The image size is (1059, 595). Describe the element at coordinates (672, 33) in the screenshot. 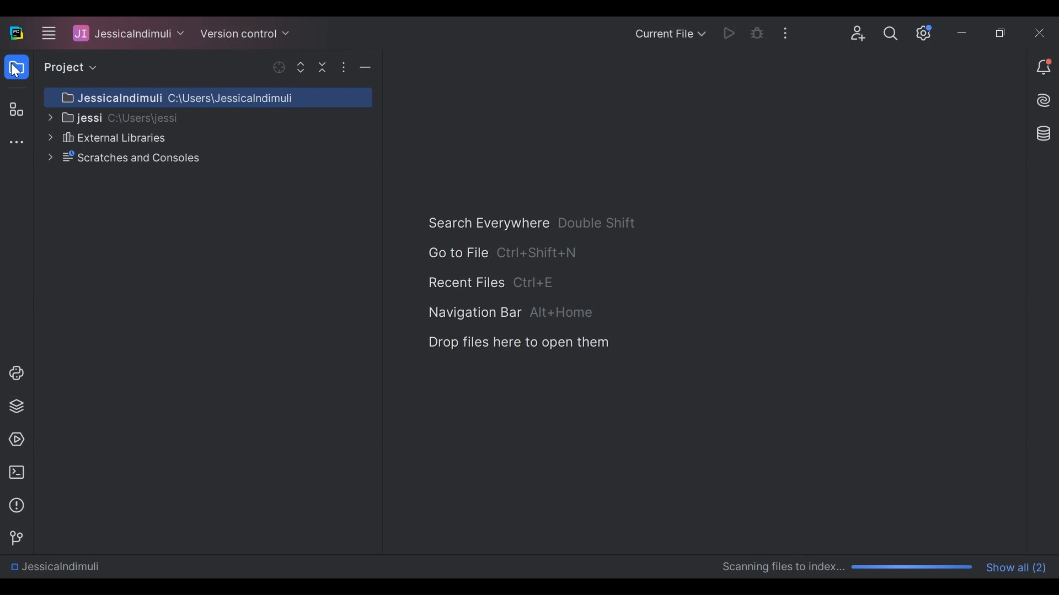

I see `Current file` at that location.